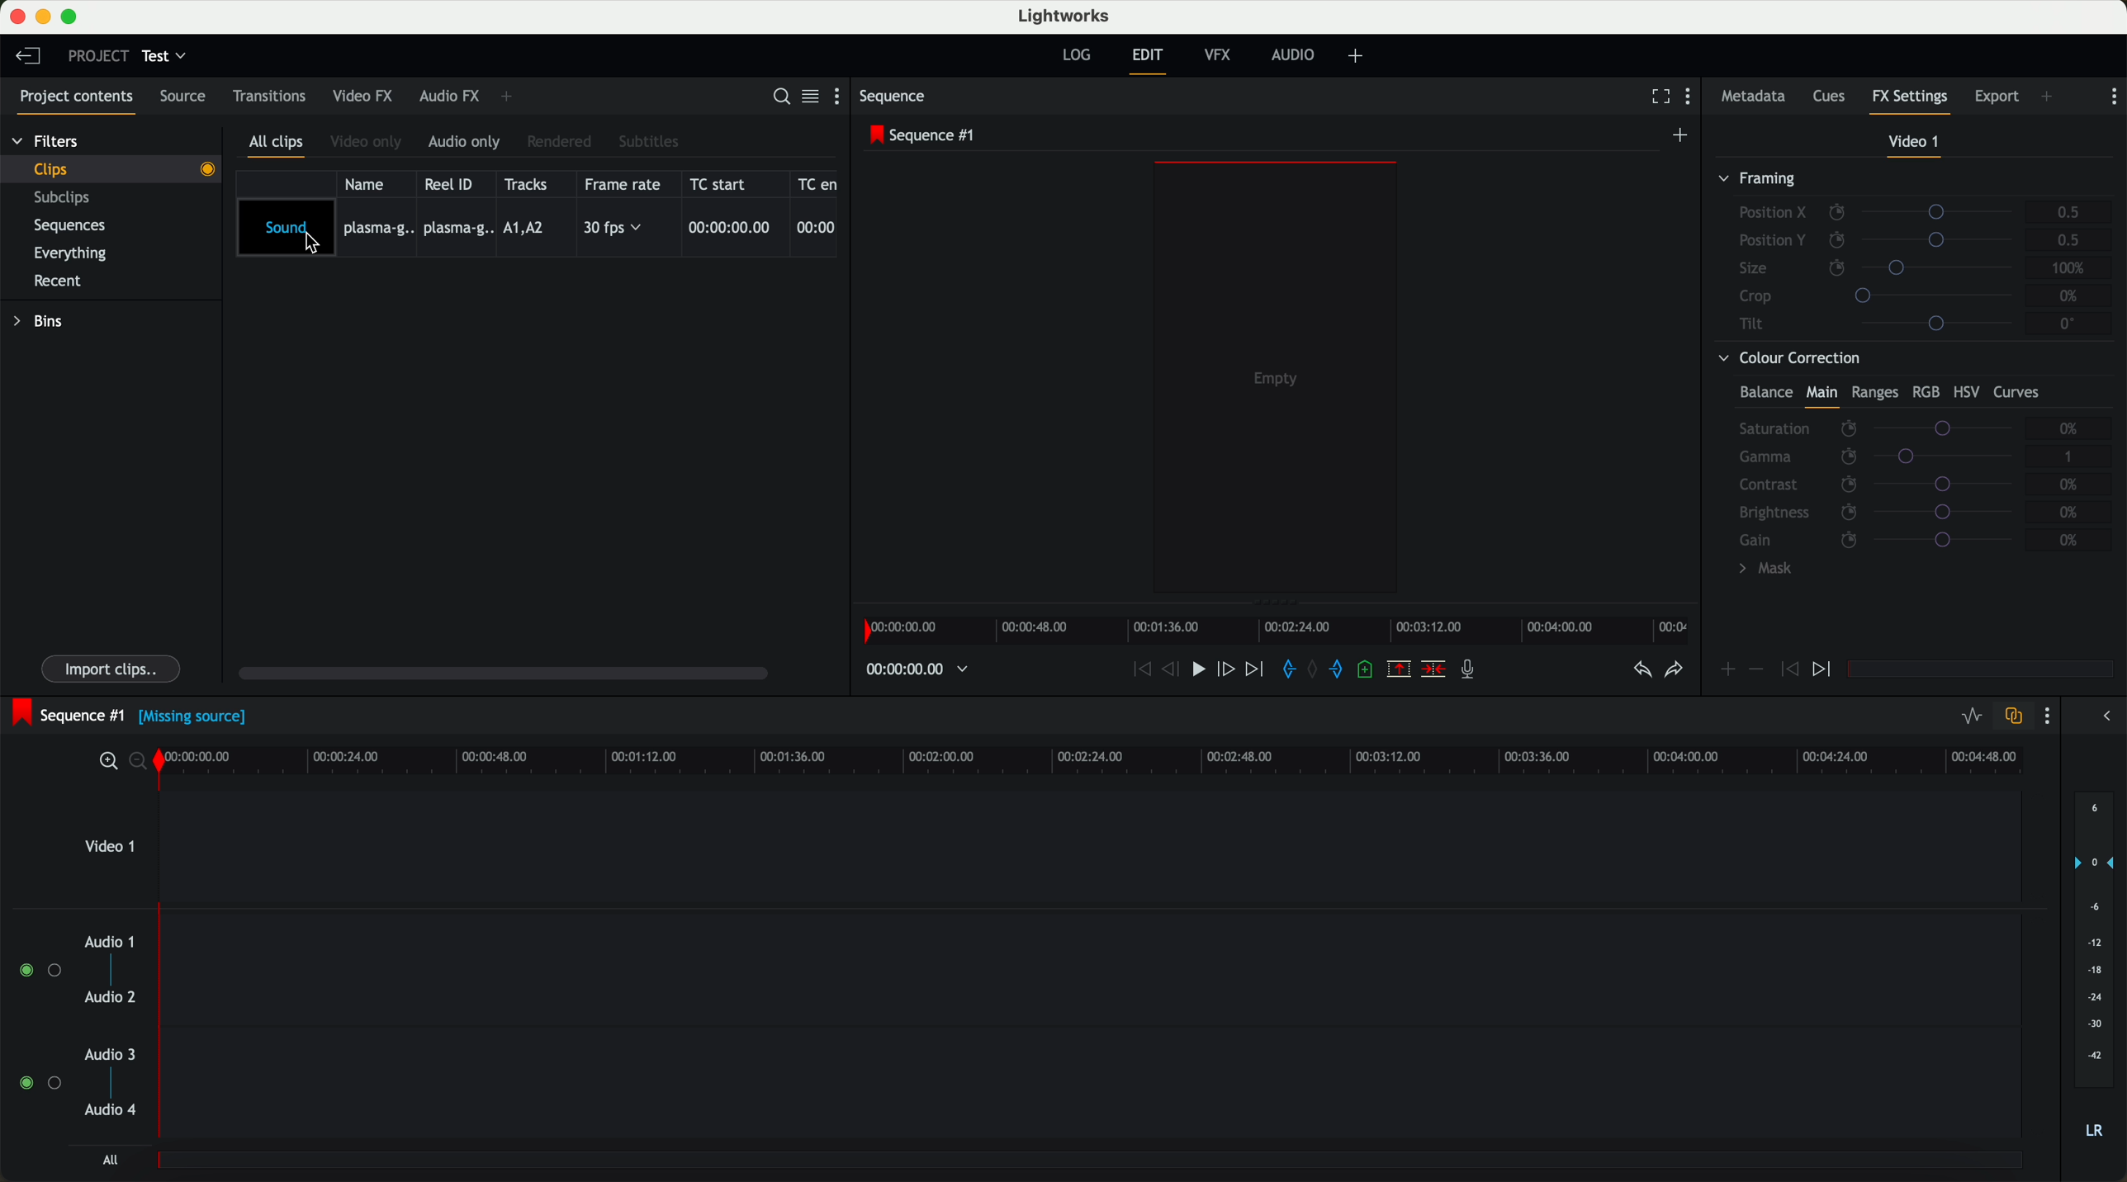 This screenshot has height=1182, width=2127. Describe the element at coordinates (1067, 17) in the screenshot. I see `lightworks` at that location.